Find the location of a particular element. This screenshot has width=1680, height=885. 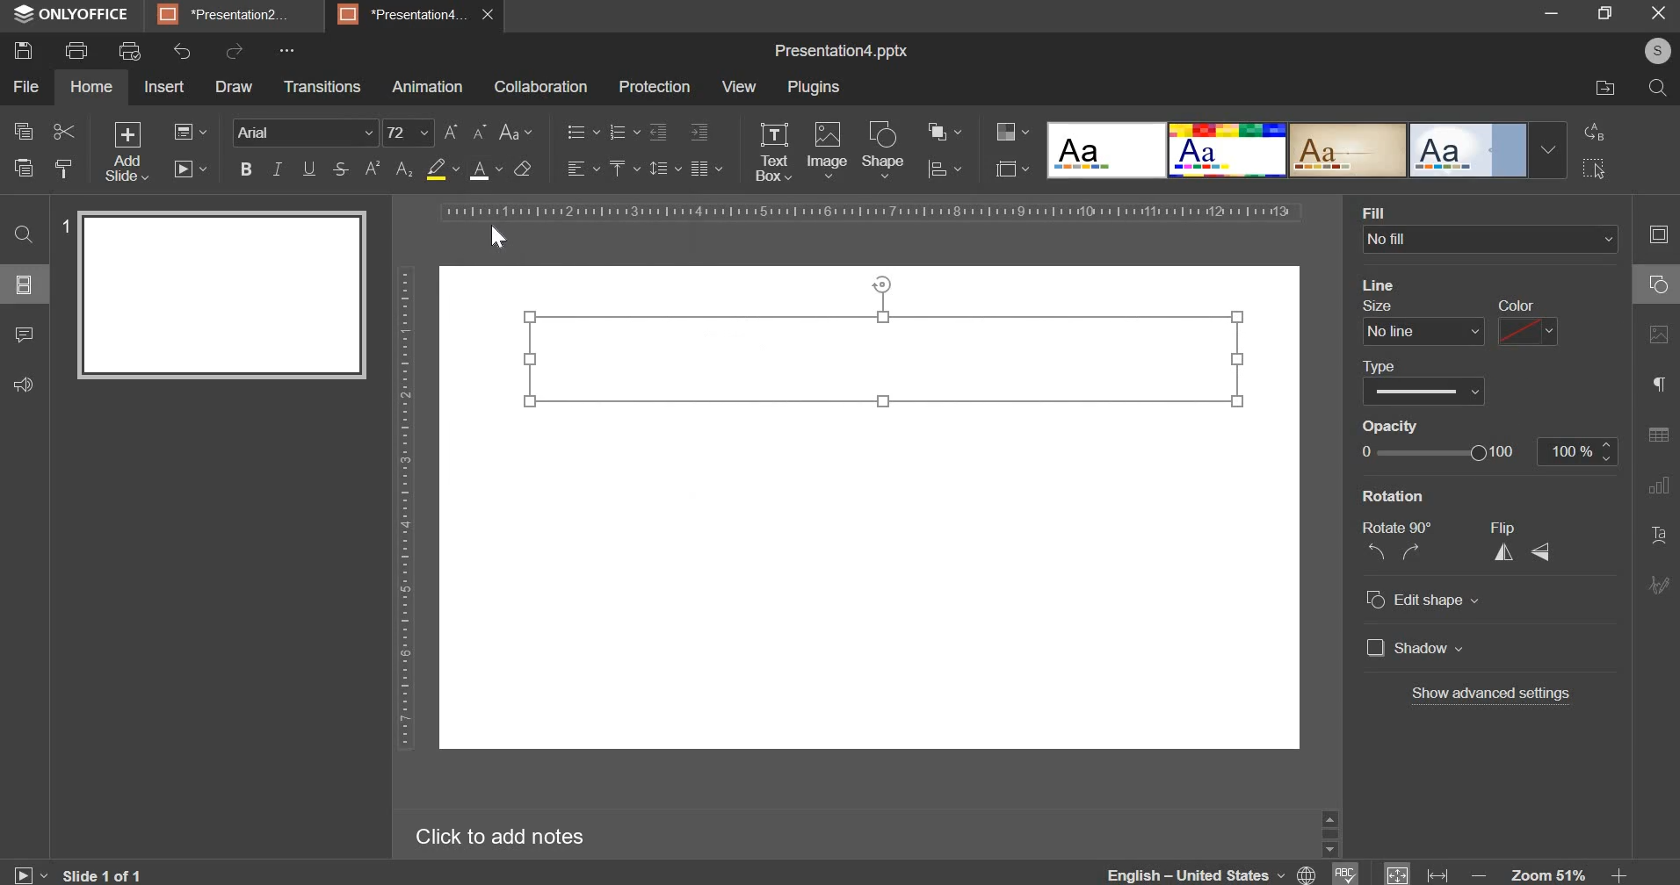

edit shape is located at coordinates (1423, 601).